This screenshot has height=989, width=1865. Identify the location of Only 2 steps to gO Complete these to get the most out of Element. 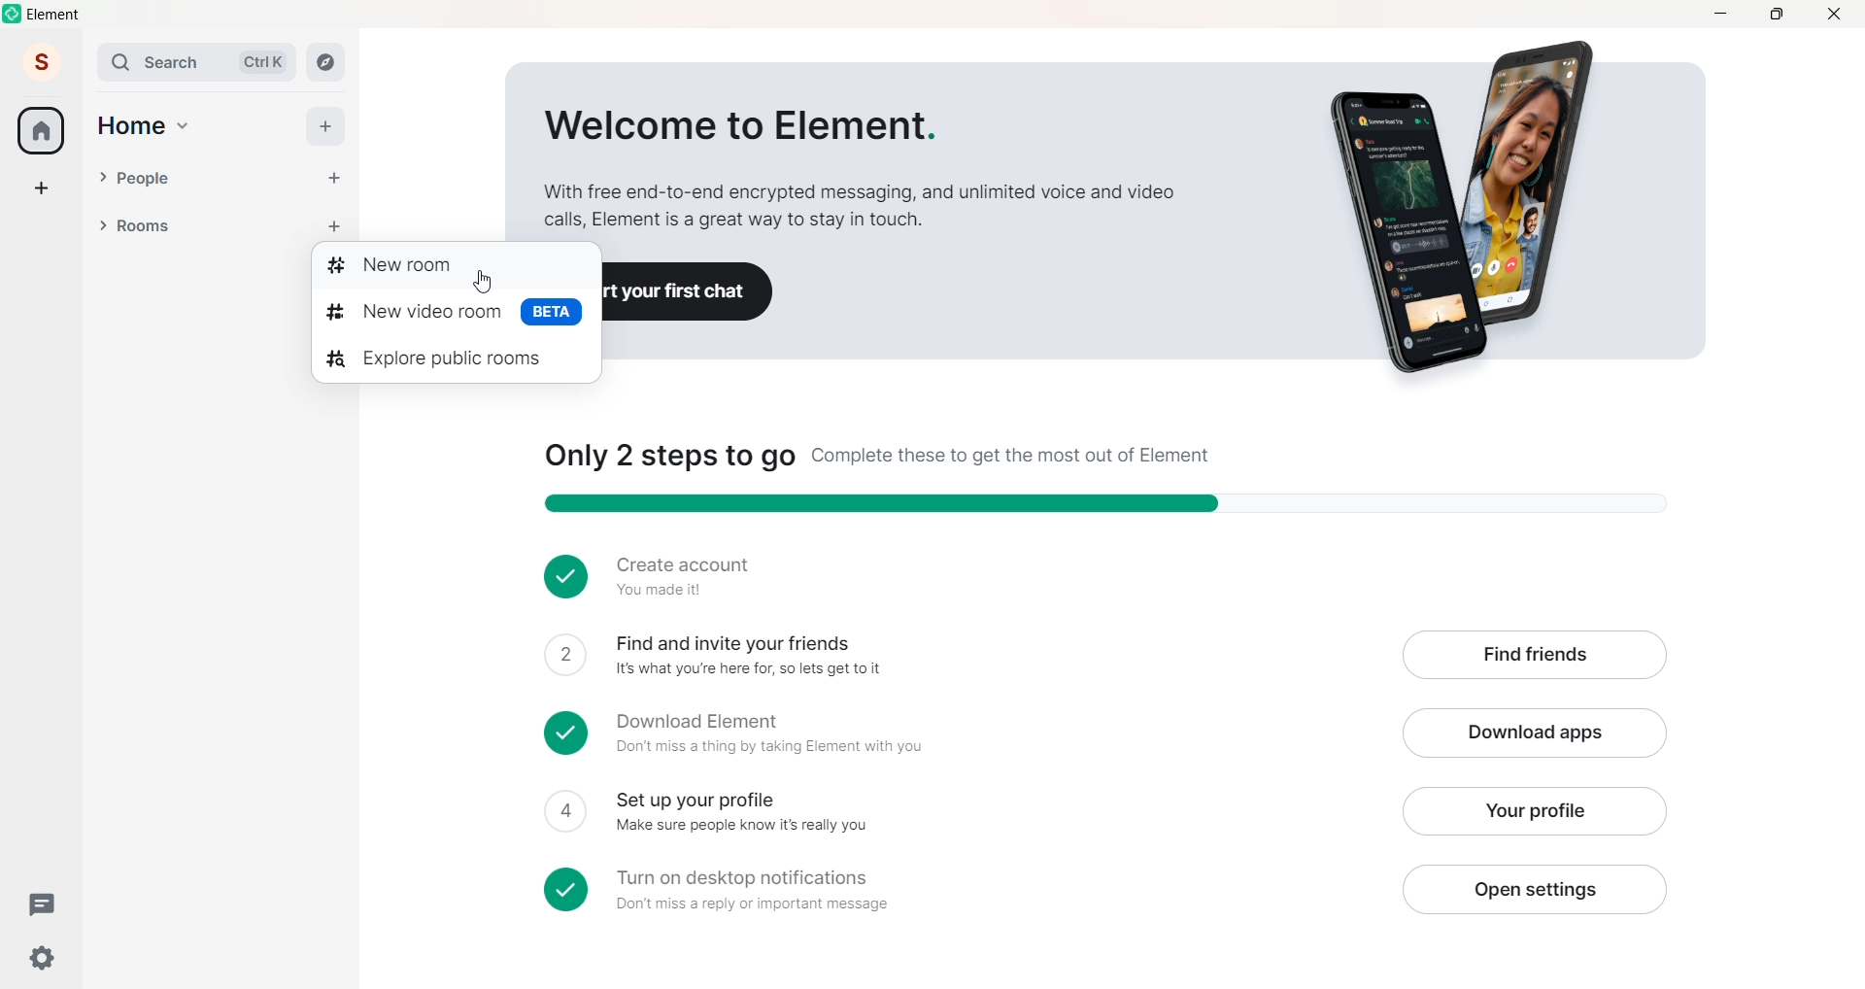
(878, 457).